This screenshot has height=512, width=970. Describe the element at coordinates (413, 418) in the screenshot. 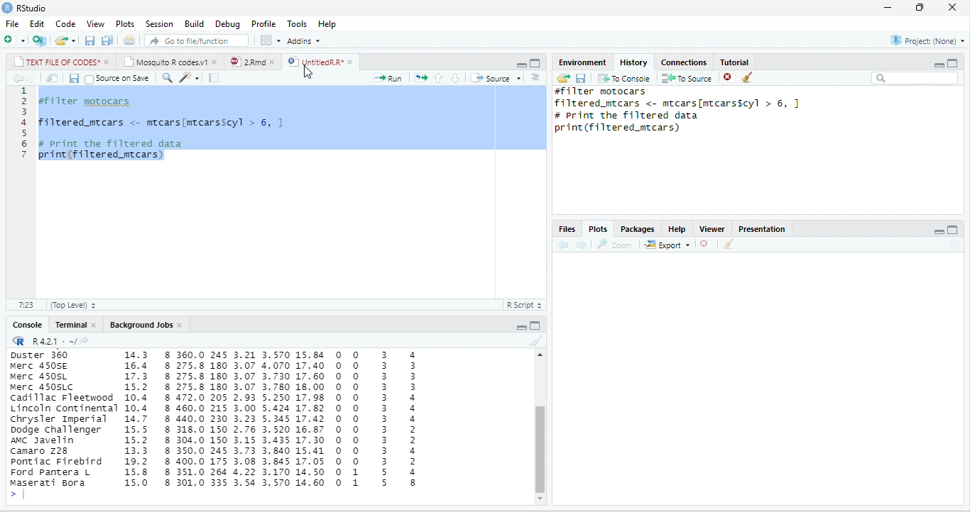

I see `4333444224248` at that location.